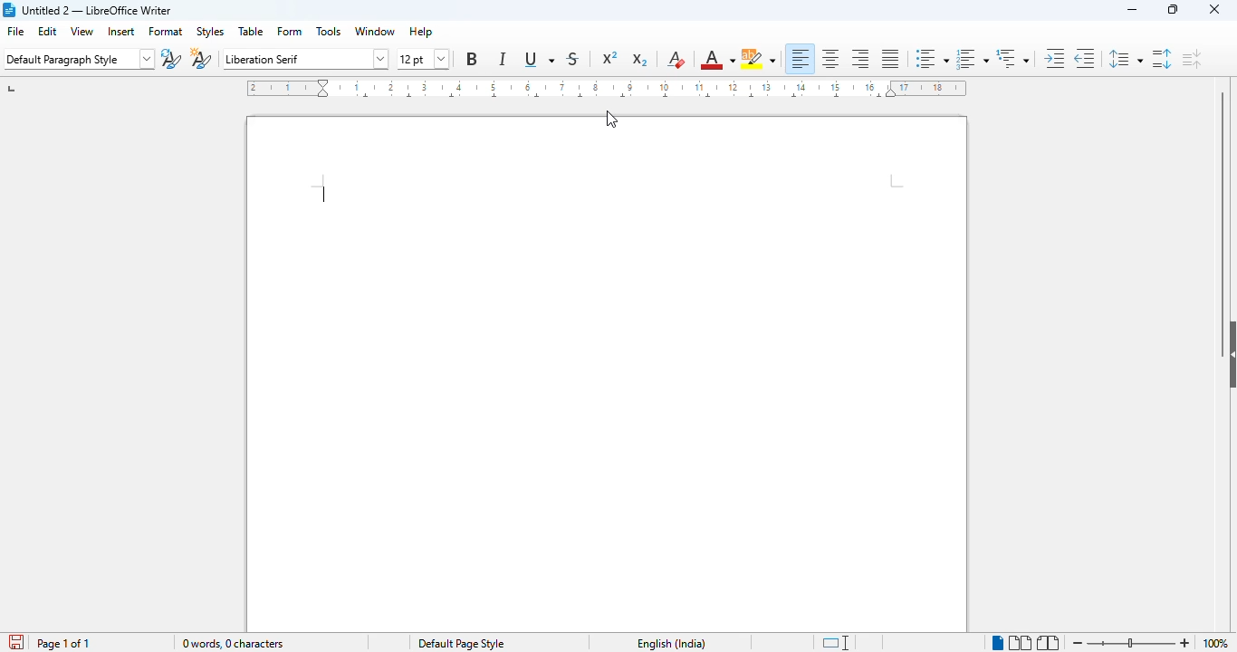 The image size is (1237, 652). What do you see at coordinates (609, 397) in the screenshot?
I see `workspace` at bounding box center [609, 397].